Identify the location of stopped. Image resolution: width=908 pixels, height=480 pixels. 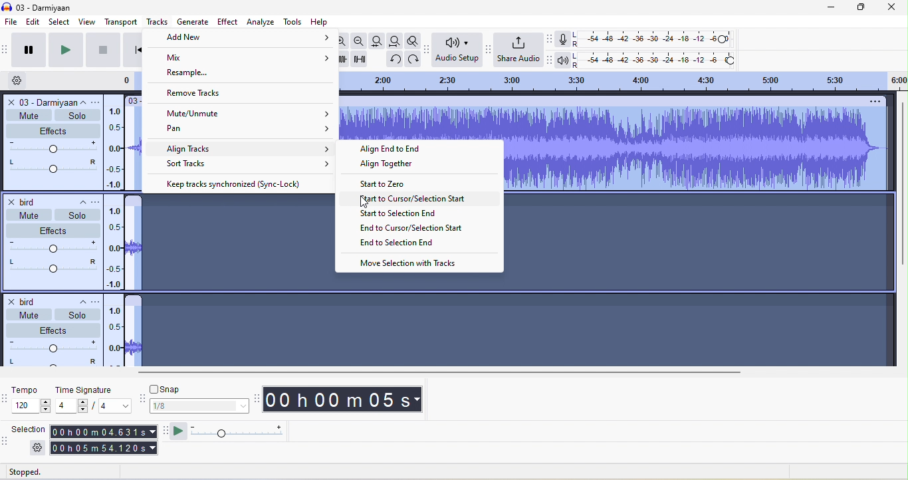
(41, 471).